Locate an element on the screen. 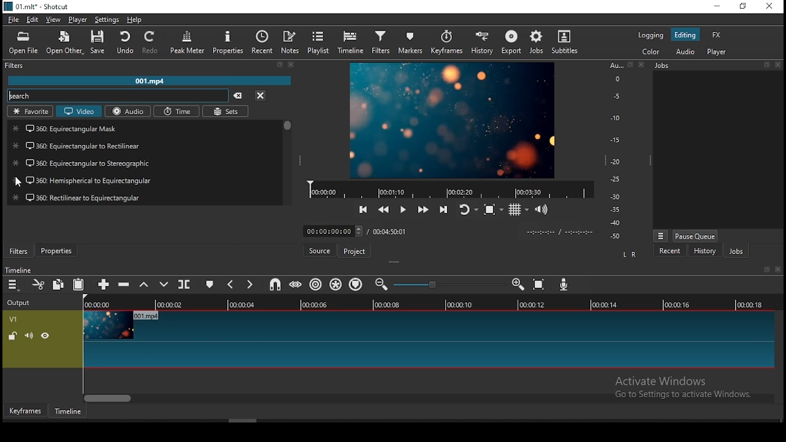  markers is located at coordinates (411, 42).